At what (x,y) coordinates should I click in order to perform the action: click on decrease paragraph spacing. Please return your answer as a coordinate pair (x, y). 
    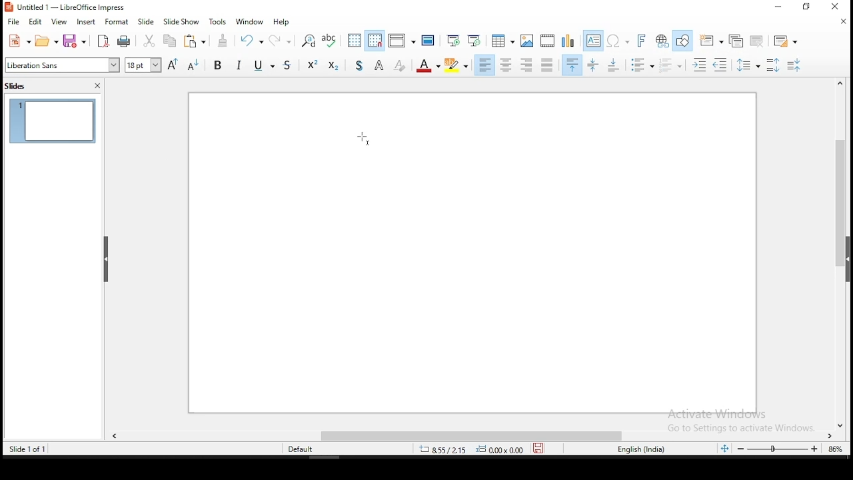
    Looking at the image, I should click on (795, 65).